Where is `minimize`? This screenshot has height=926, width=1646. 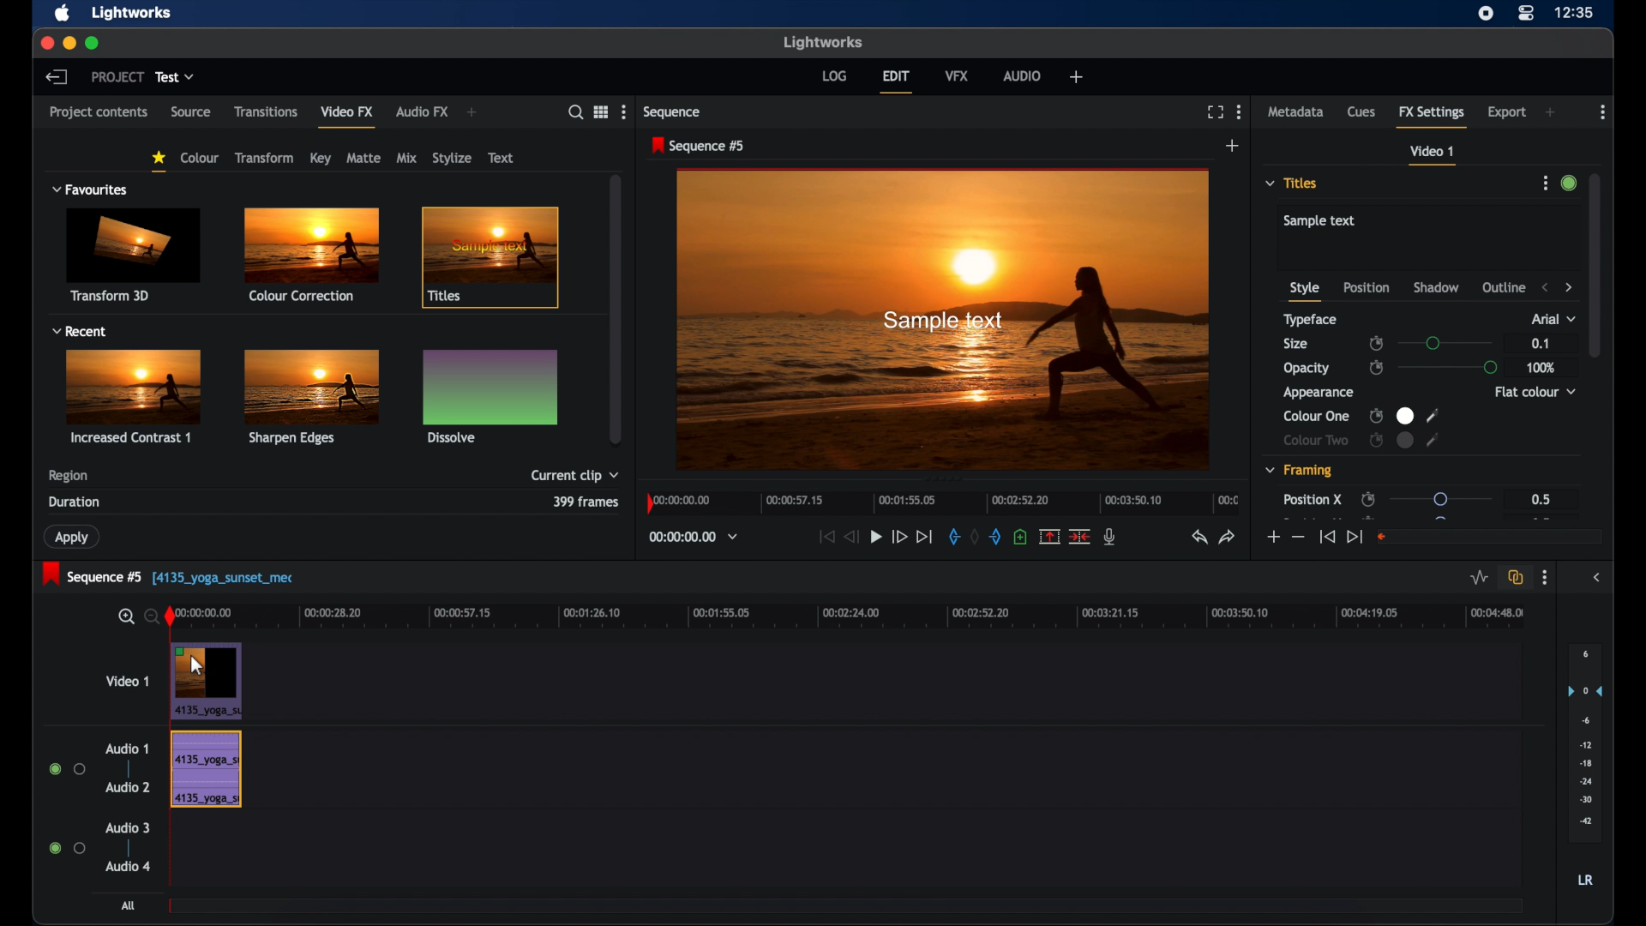 minimize is located at coordinates (69, 43).